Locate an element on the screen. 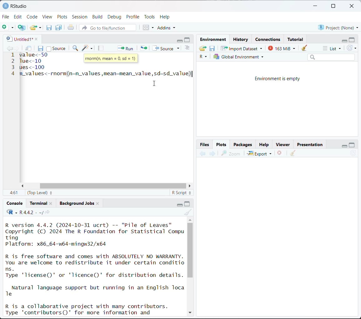 This screenshot has width=361, height=319. source is located at coordinates (56, 48).